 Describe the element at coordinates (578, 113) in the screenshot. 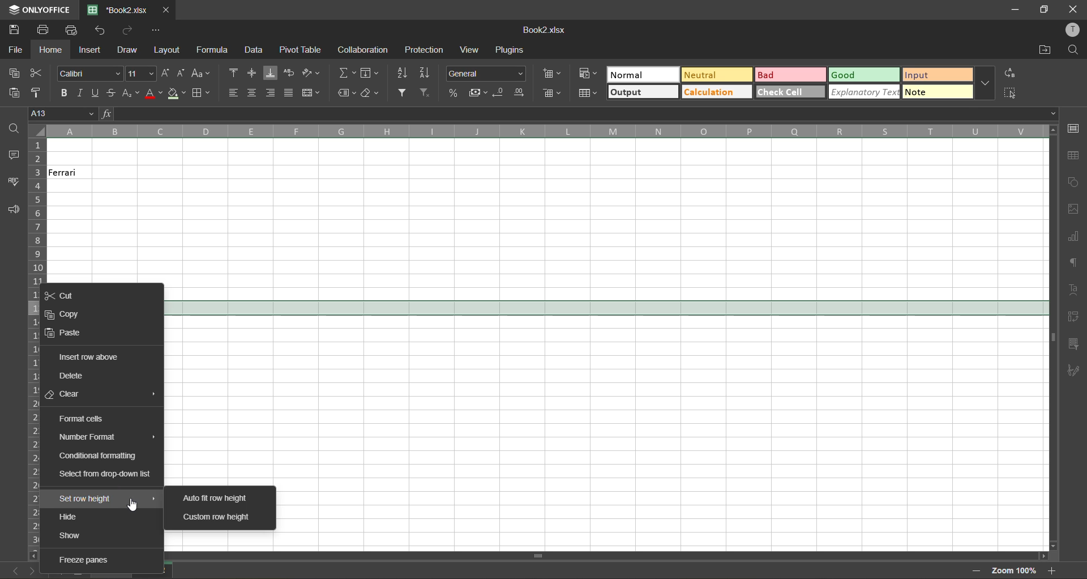

I see `formula bar` at that location.